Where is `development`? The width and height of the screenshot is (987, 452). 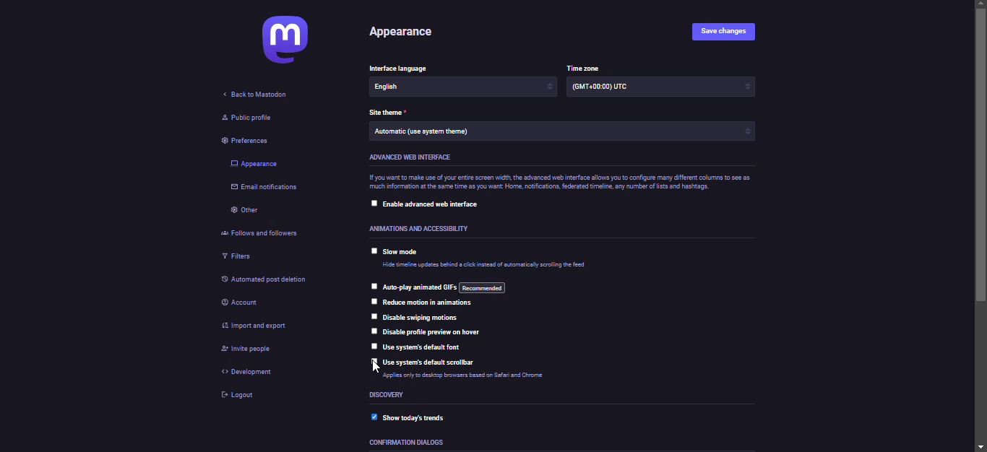 development is located at coordinates (248, 373).